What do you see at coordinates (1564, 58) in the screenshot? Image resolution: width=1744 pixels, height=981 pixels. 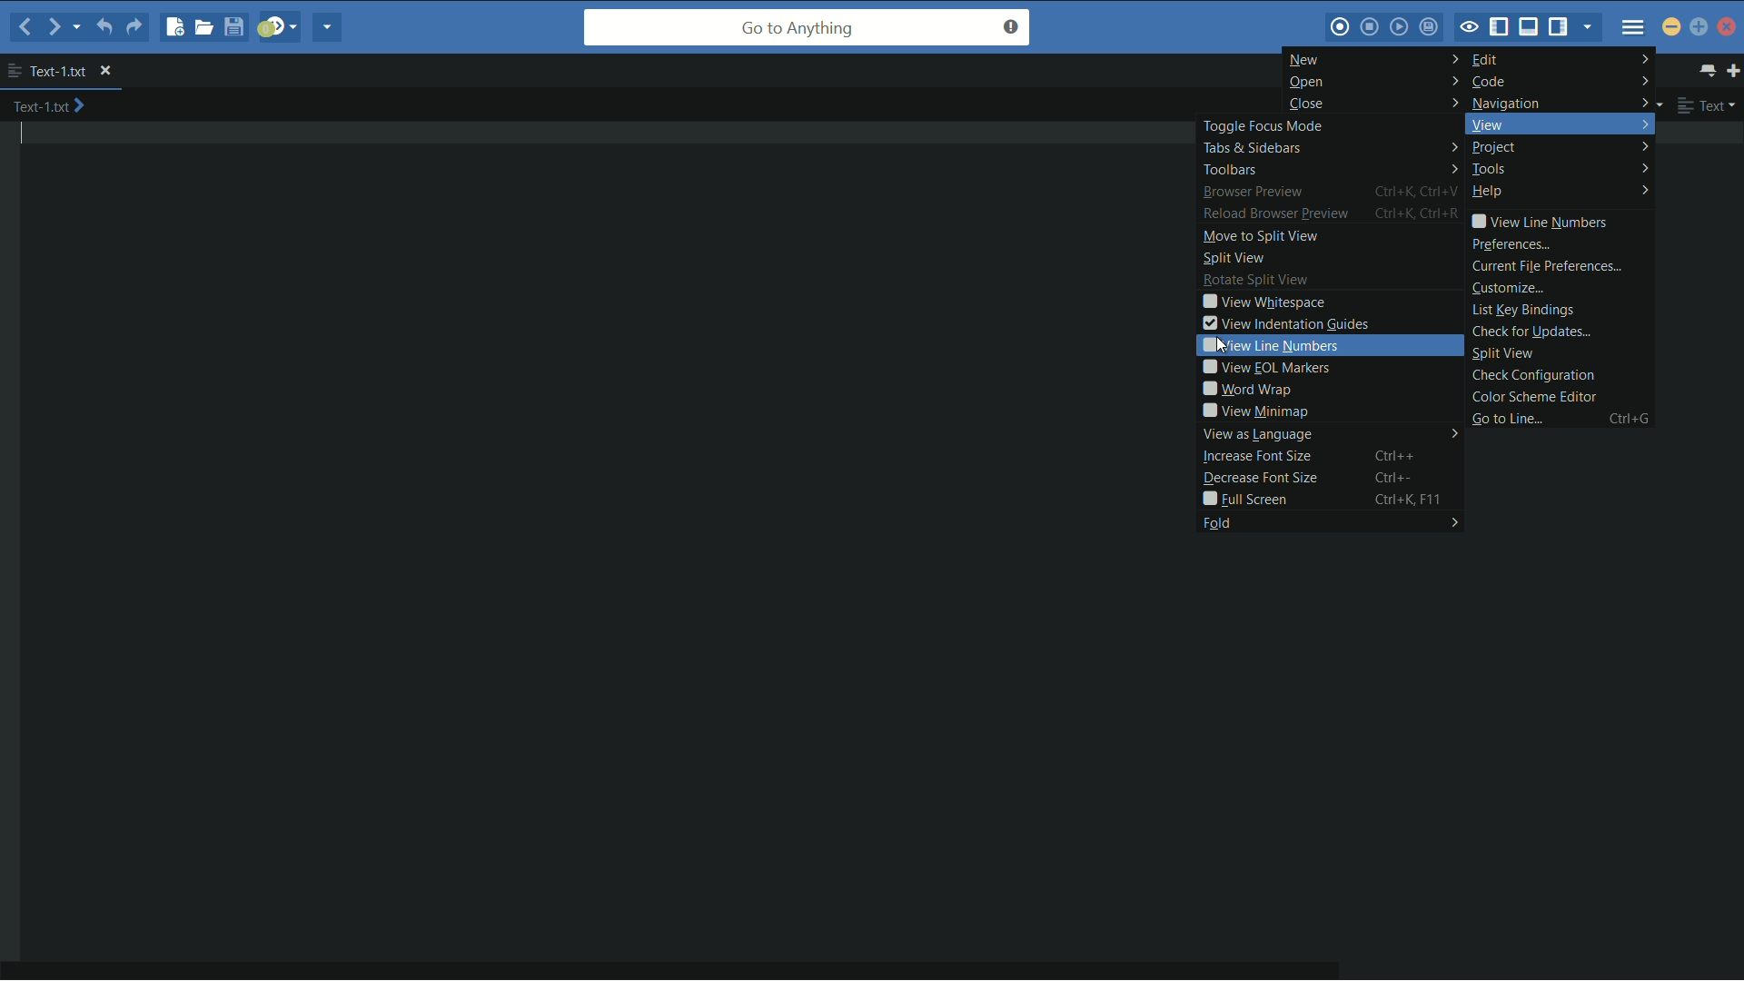 I see `edit` at bounding box center [1564, 58].